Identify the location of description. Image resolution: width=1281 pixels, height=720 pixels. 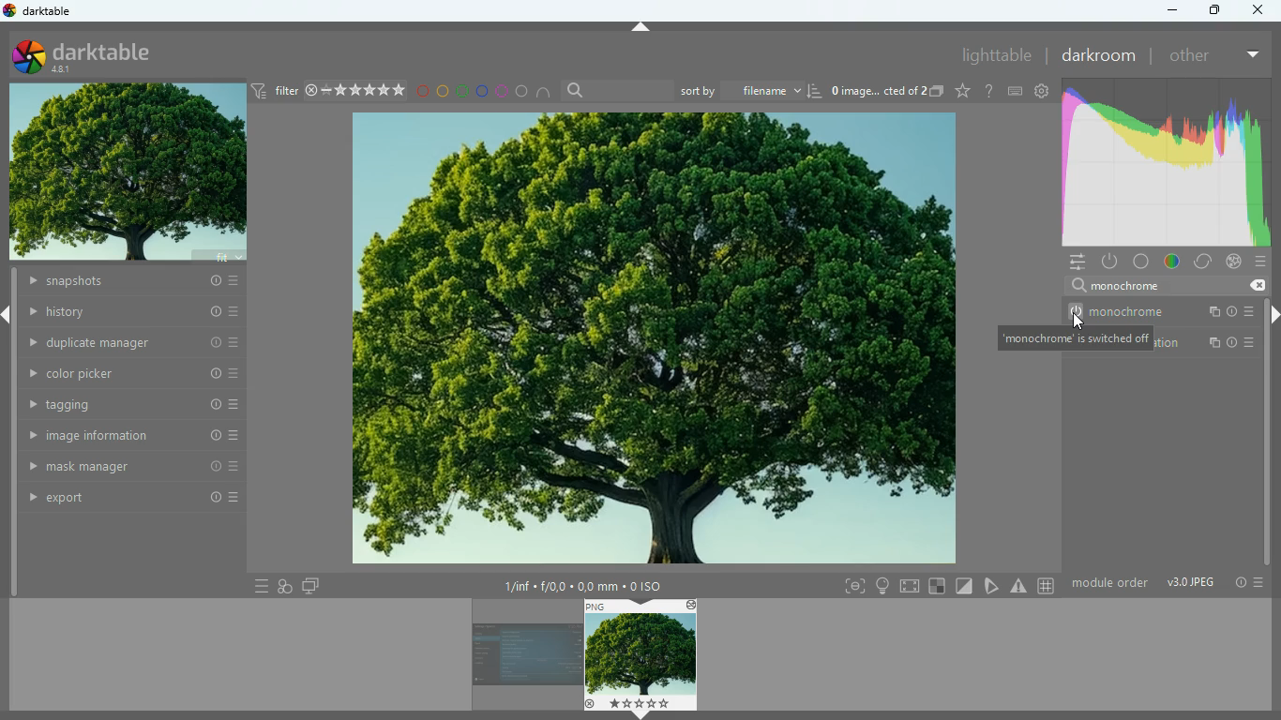
(1078, 339).